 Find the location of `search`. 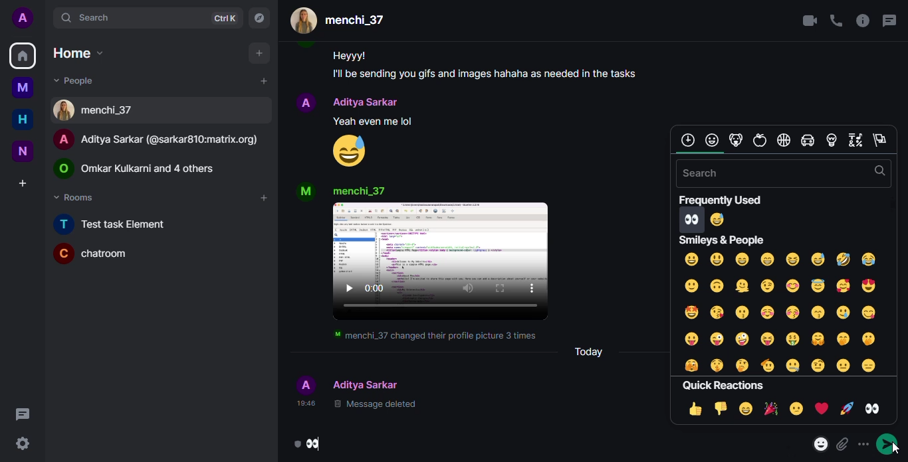

search is located at coordinates (878, 171).